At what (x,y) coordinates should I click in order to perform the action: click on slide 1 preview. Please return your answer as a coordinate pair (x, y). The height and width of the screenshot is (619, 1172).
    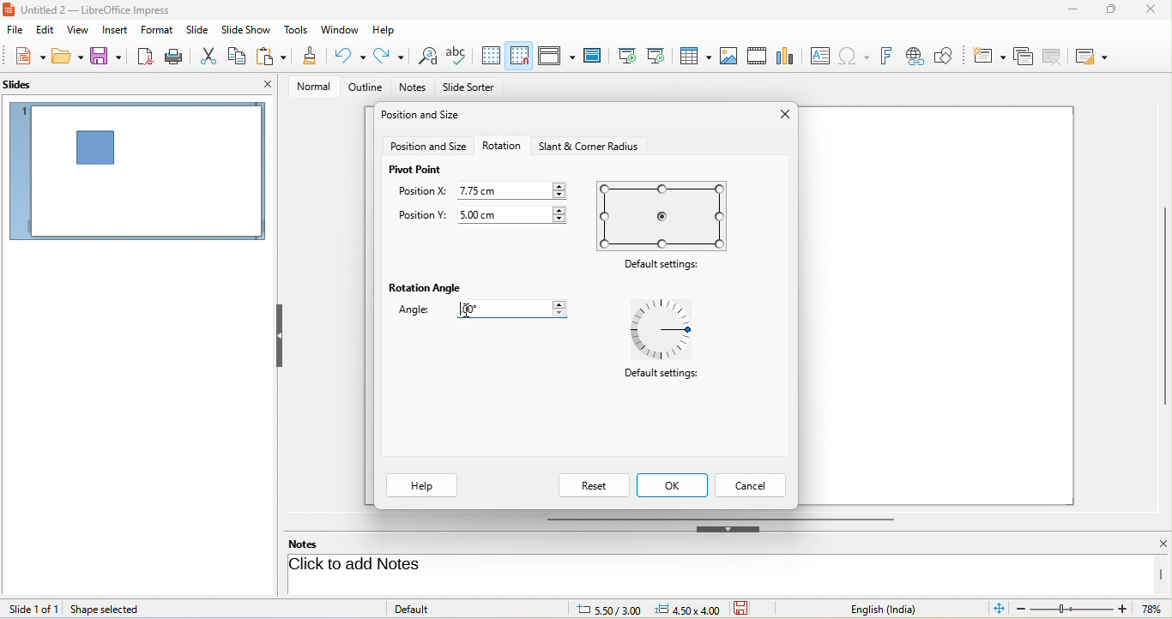
    Looking at the image, I should click on (137, 177).